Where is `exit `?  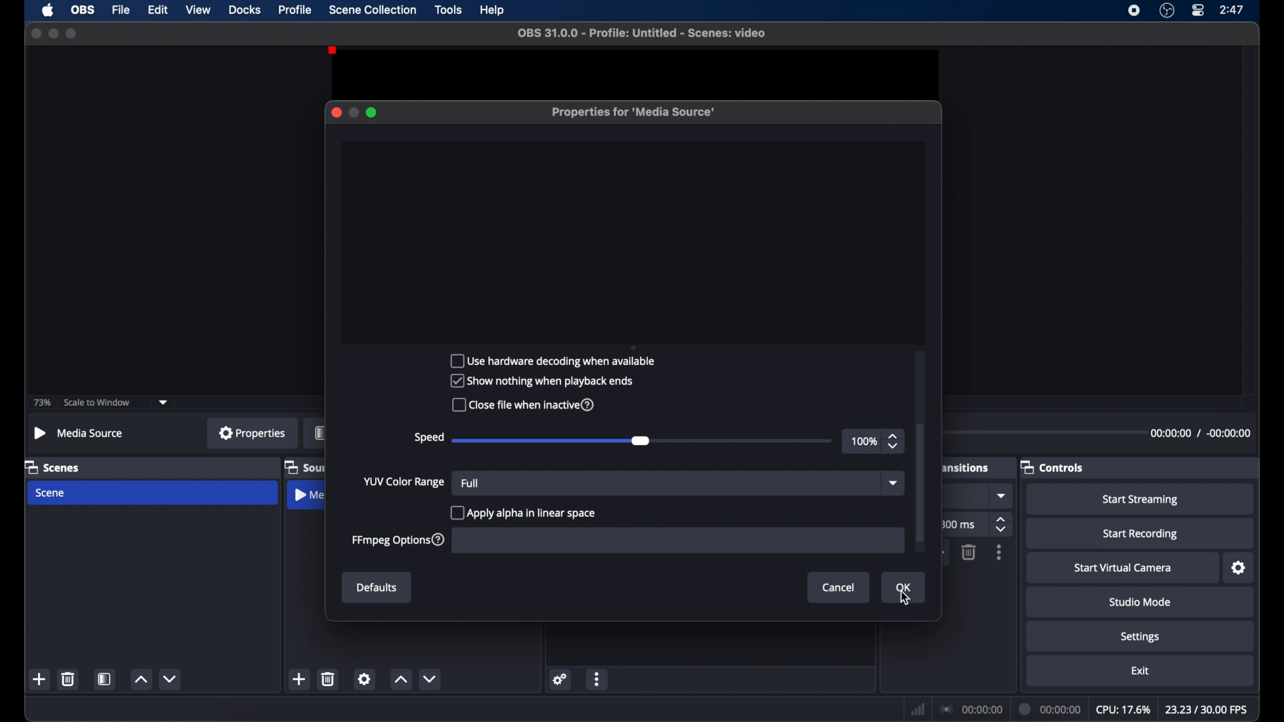 exit  is located at coordinates (1140, 671).